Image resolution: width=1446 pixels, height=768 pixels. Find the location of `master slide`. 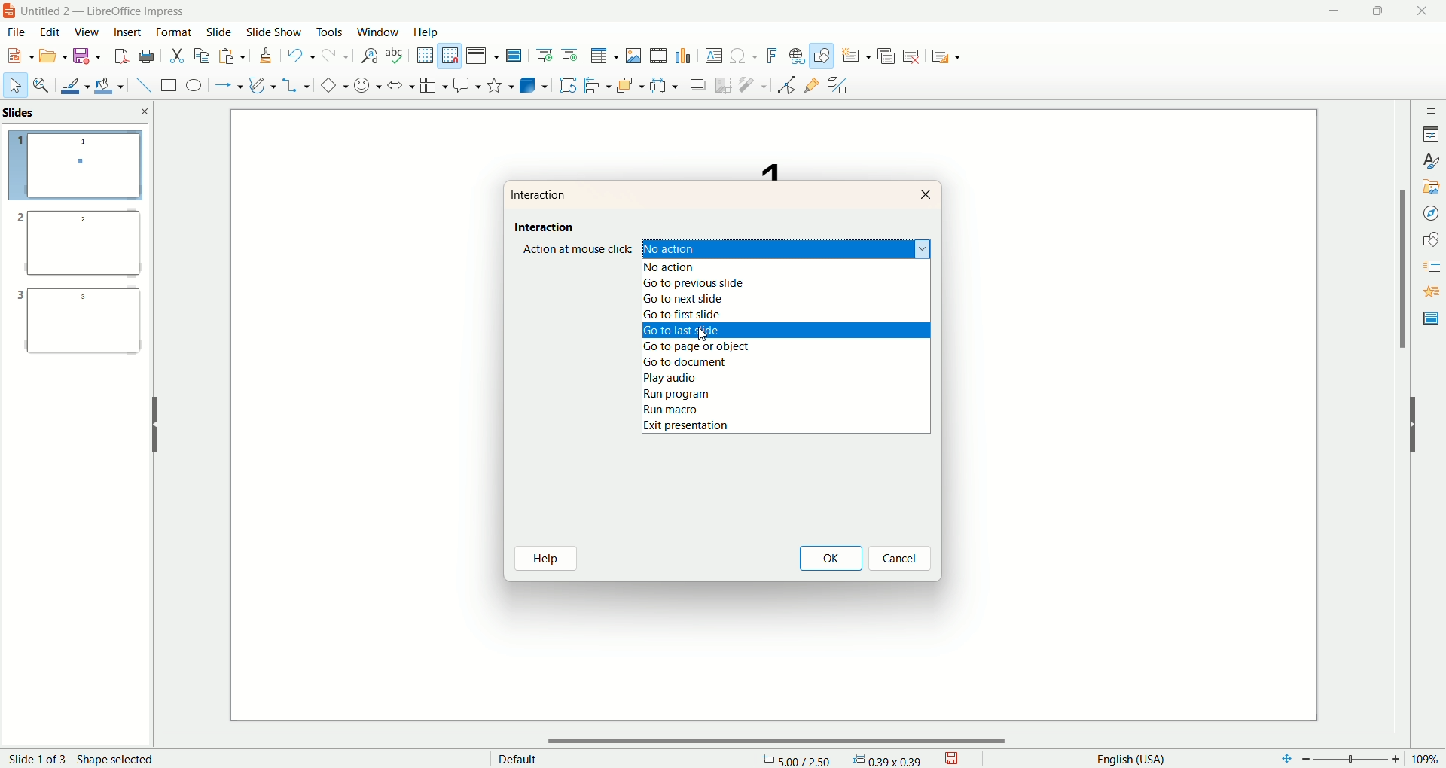

master slide is located at coordinates (516, 56).